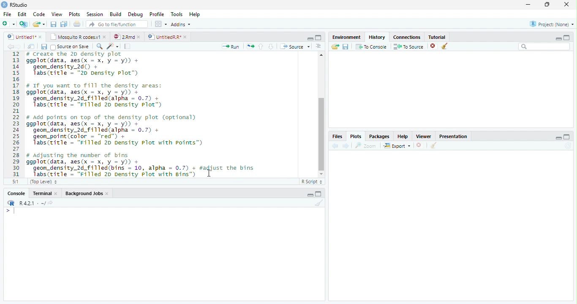 The height and width of the screenshot is (304, 577). Describe the element at coordinates (271, 46) in the screenshot. I see `down` at that location.